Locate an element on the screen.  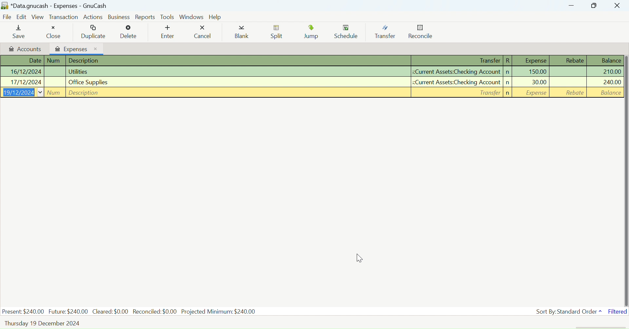
Restore Down is located at coordinates (571, 5).